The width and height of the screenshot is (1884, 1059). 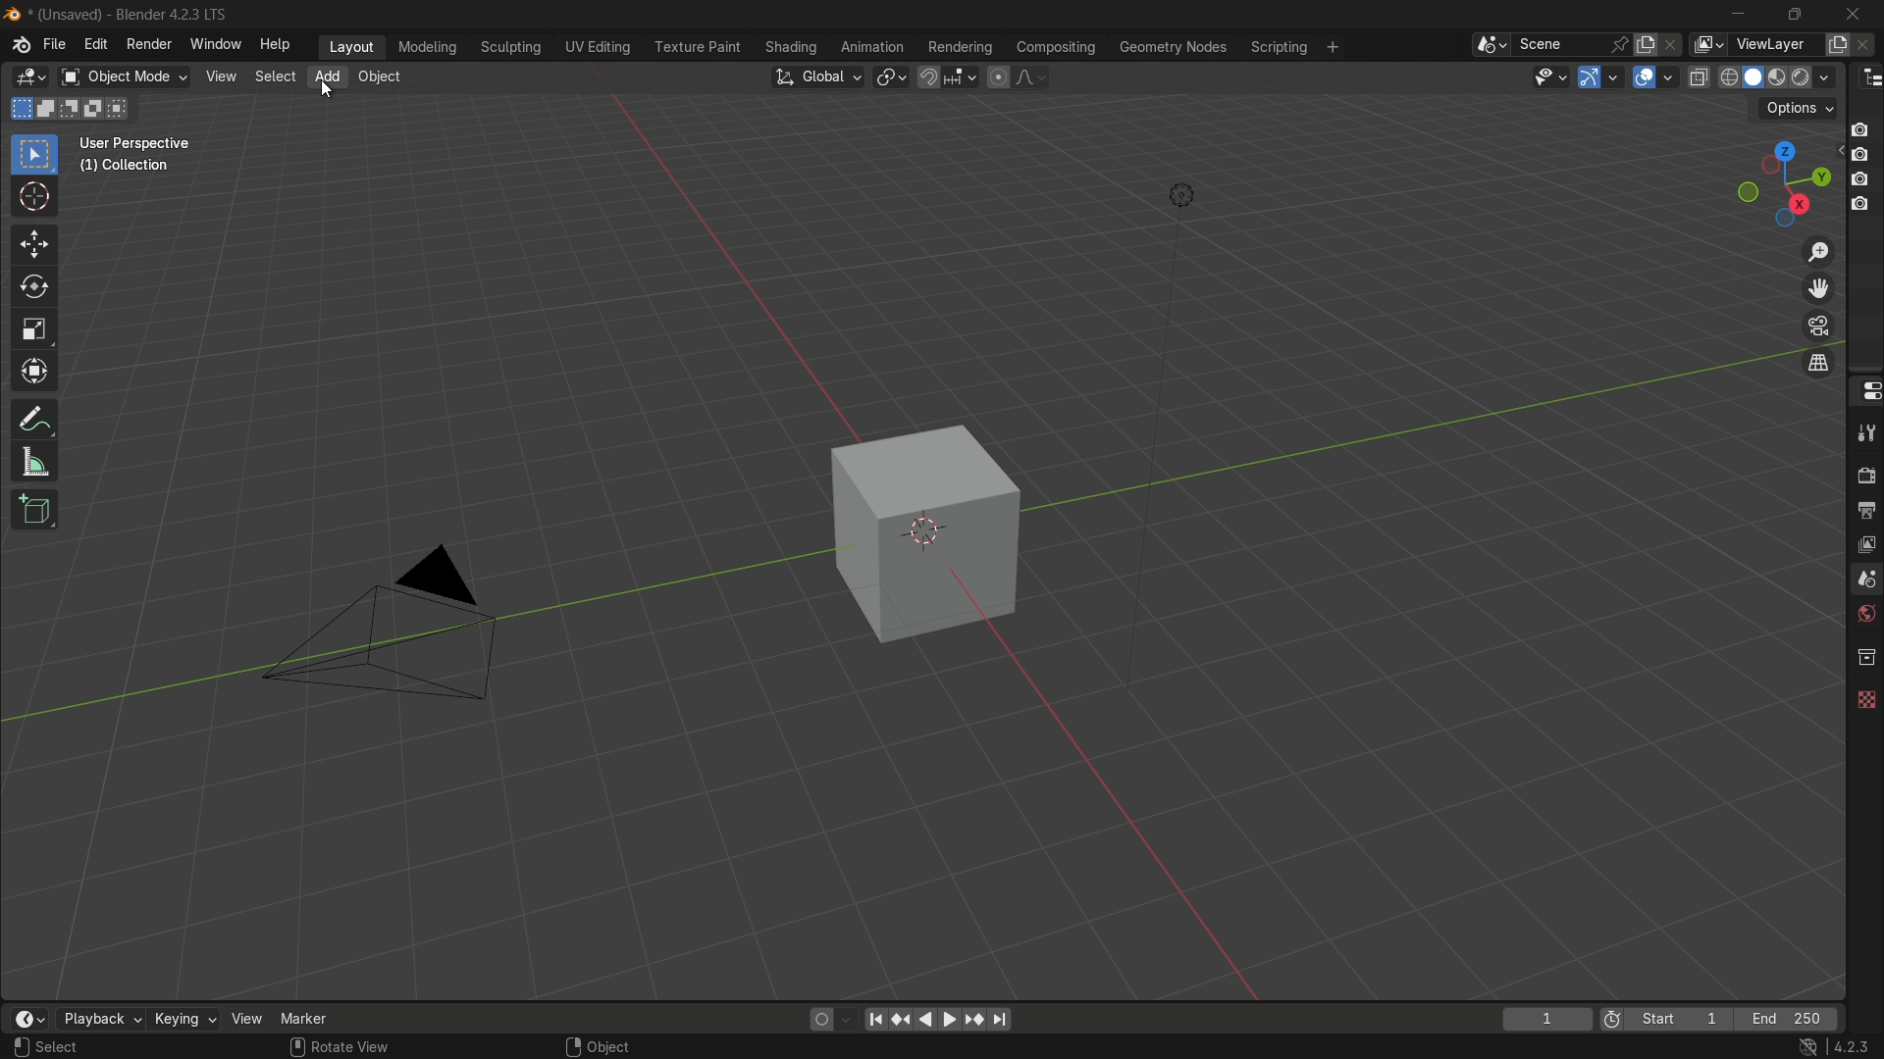 I want to click on zoom in/out, so click(x=1818, y=251).